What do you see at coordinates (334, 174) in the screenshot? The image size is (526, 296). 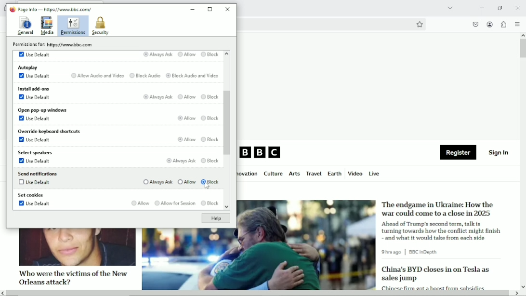 I see `Earth` at bounding box center [334, 174].